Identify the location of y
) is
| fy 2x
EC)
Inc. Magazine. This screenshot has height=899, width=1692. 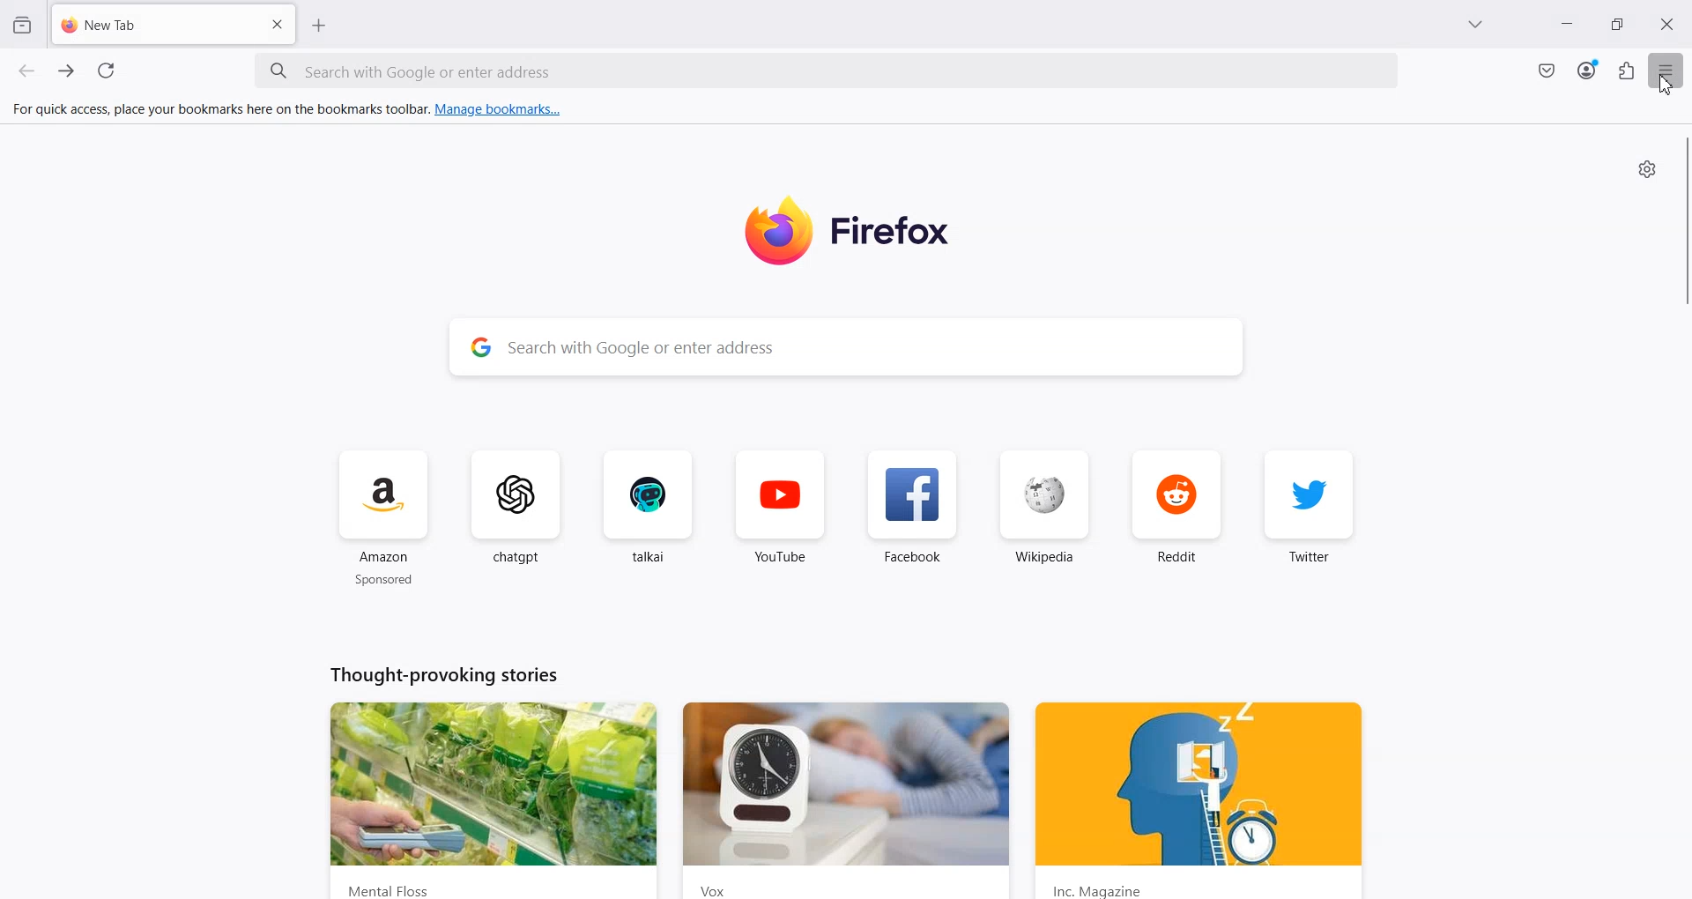
(1201, 799).